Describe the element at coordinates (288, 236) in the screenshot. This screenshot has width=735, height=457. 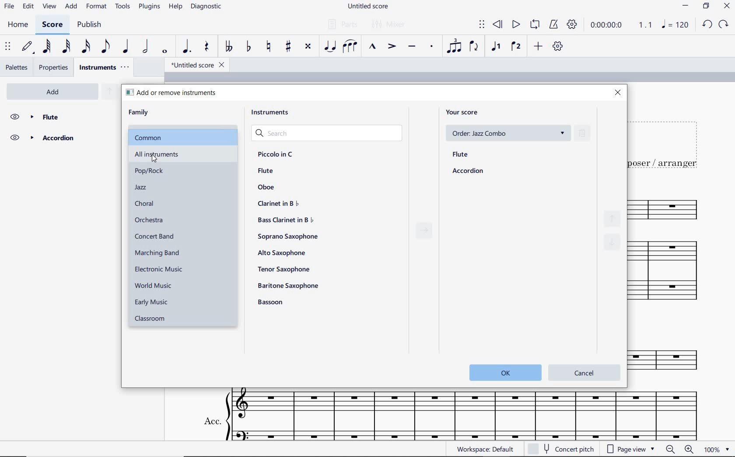
I see `soprano saxophone` at that location.